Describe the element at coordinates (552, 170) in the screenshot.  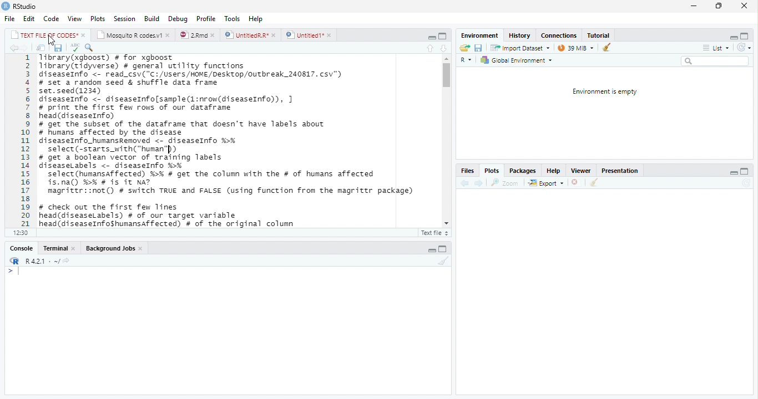
I see `Help` at that location.